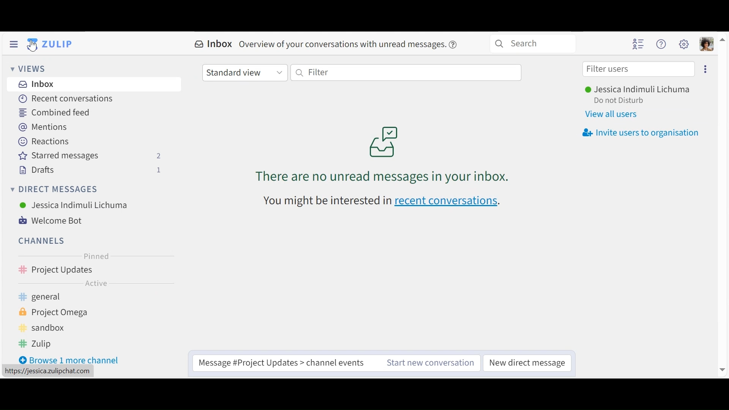  I want to click on You might be interested in, so click(323, 200).